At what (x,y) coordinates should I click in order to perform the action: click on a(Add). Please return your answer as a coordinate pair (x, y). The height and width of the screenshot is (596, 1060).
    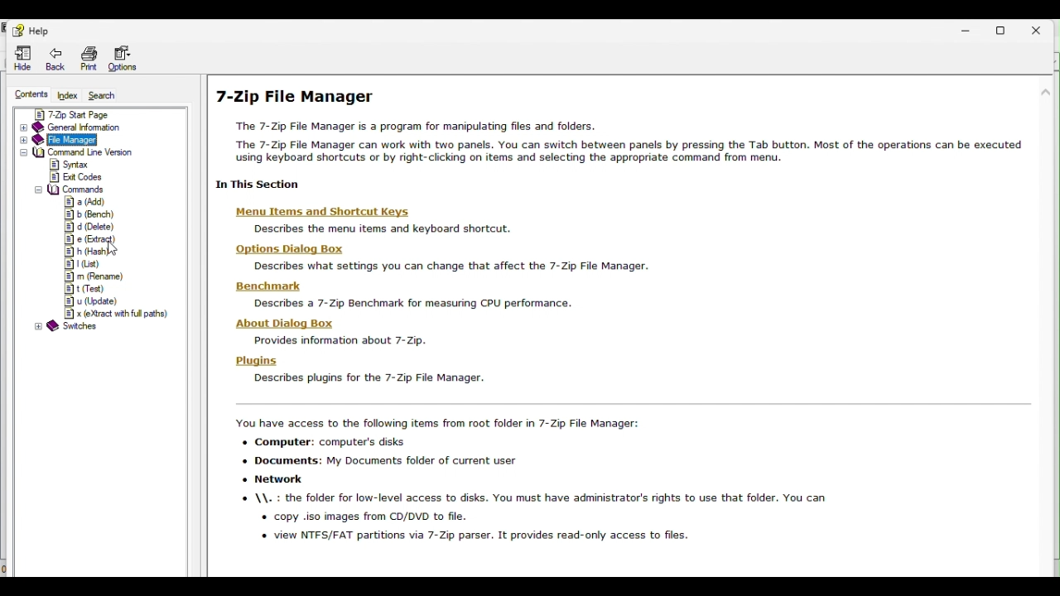
    Looking at the image, I should click on (84, 202).